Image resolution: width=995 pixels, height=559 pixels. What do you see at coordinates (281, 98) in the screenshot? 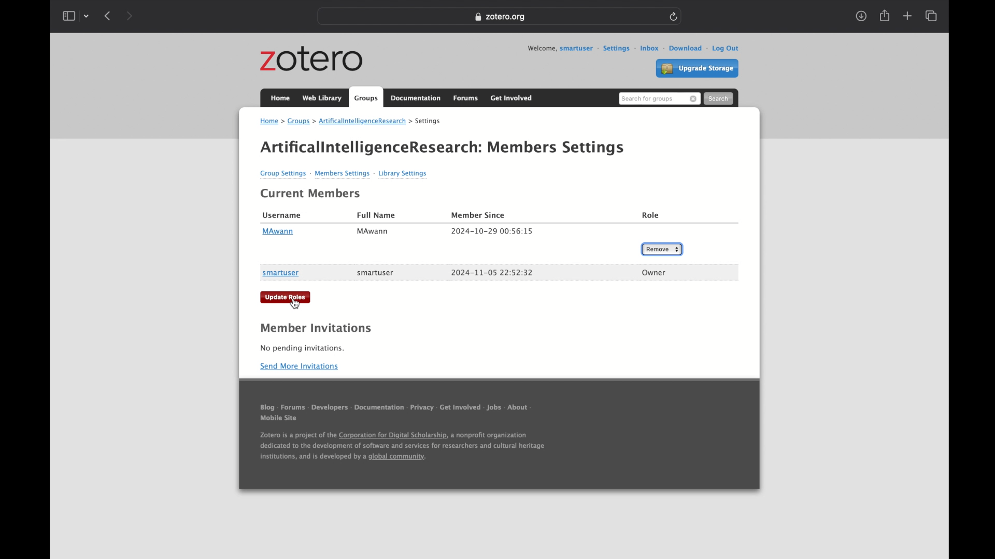
I see `home` at bounding box center [281, 98].